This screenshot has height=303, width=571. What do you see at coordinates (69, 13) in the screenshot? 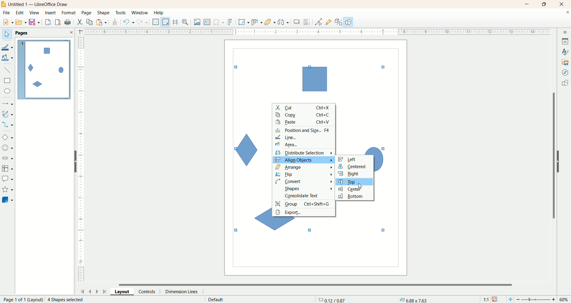
I see `format` at bounding box center [69, 13].